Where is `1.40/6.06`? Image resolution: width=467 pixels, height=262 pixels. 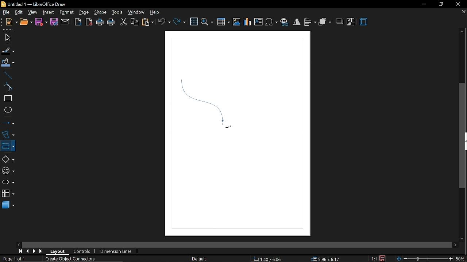 1.40/6.06 is located at coordinates (270, 259).